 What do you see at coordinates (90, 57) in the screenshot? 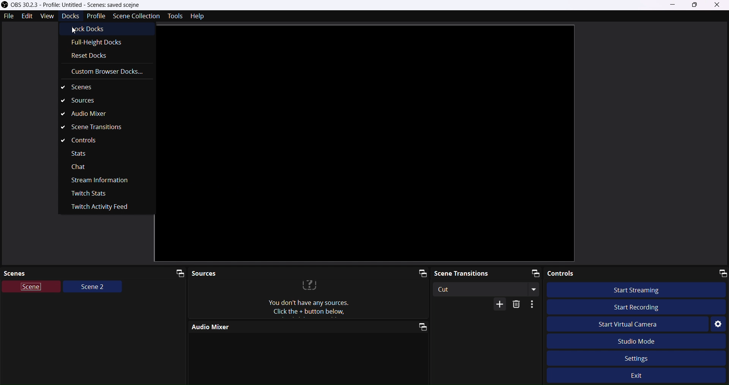
I see `Reset Docks` at bounding box center [90, 57].